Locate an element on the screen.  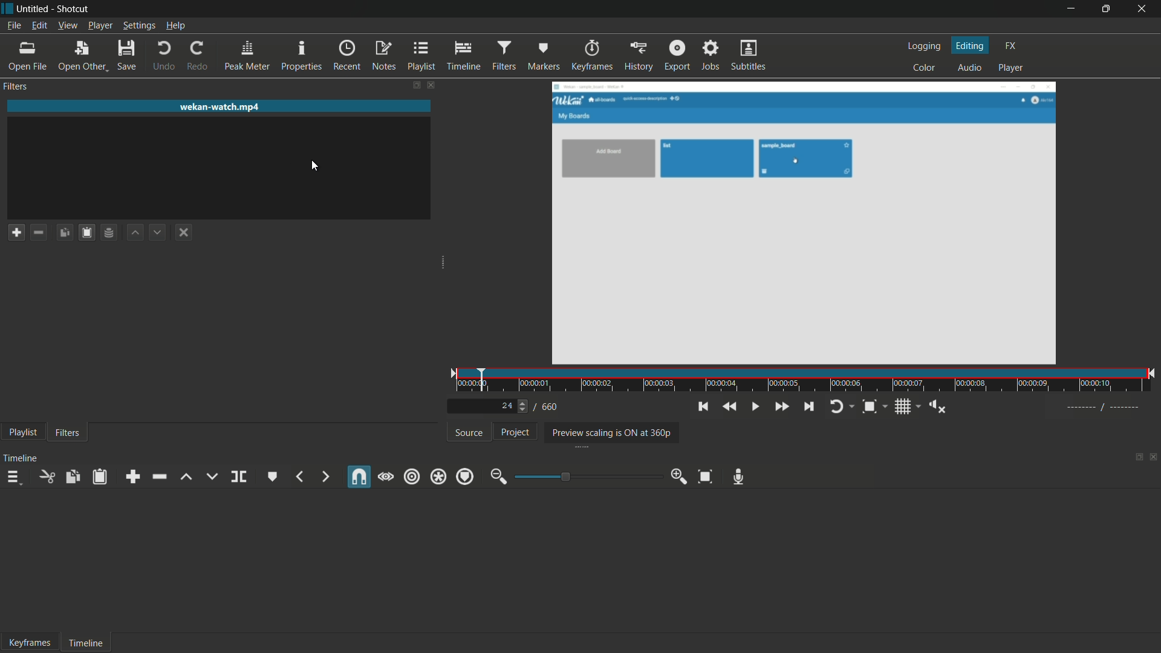
toggle grid is located at coordinates (903, 408).